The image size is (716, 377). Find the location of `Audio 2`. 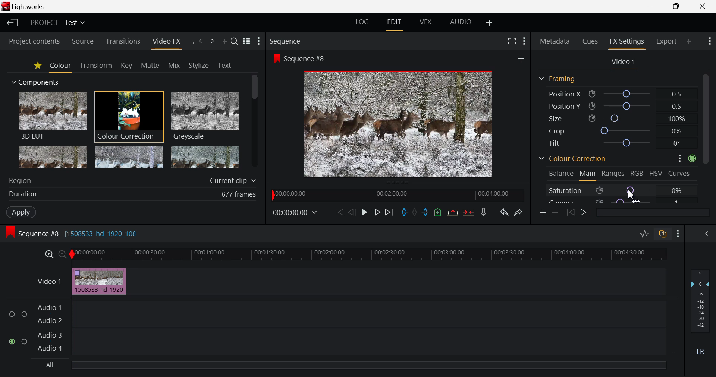

Audio 2 is located at coordinates (49, 321).